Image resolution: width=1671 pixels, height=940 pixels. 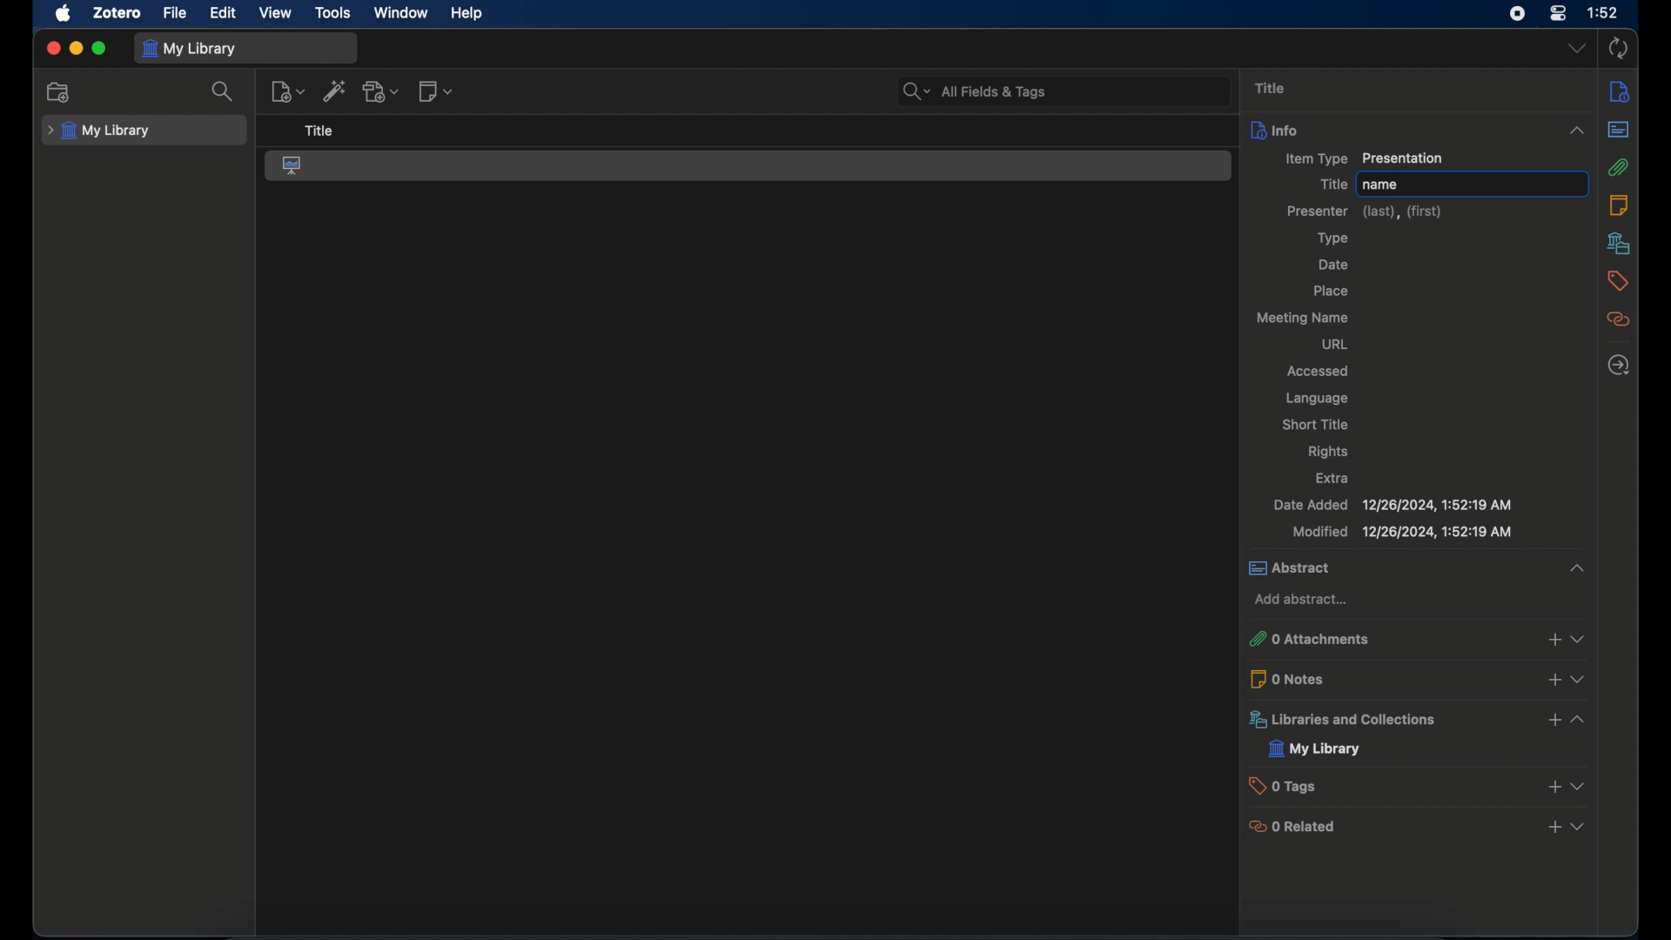 I want to click on edit, so click(x=225, y=13).